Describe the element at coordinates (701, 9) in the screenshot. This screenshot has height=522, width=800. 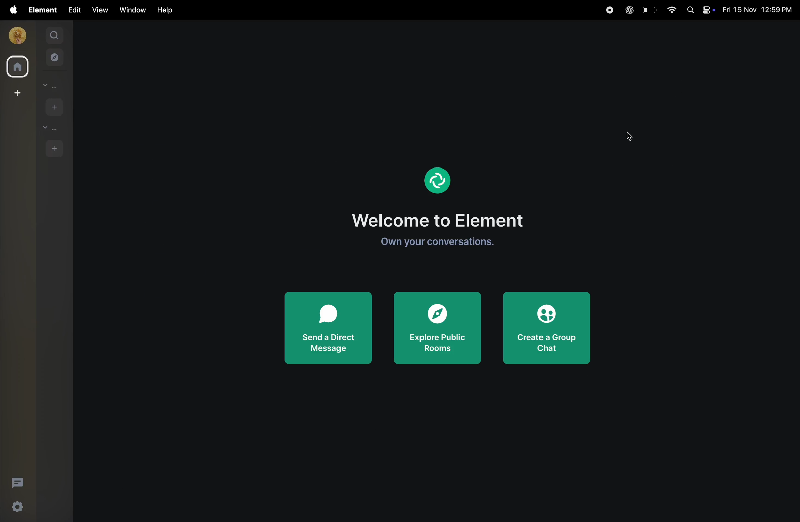
I see `apple widgets` at that location.